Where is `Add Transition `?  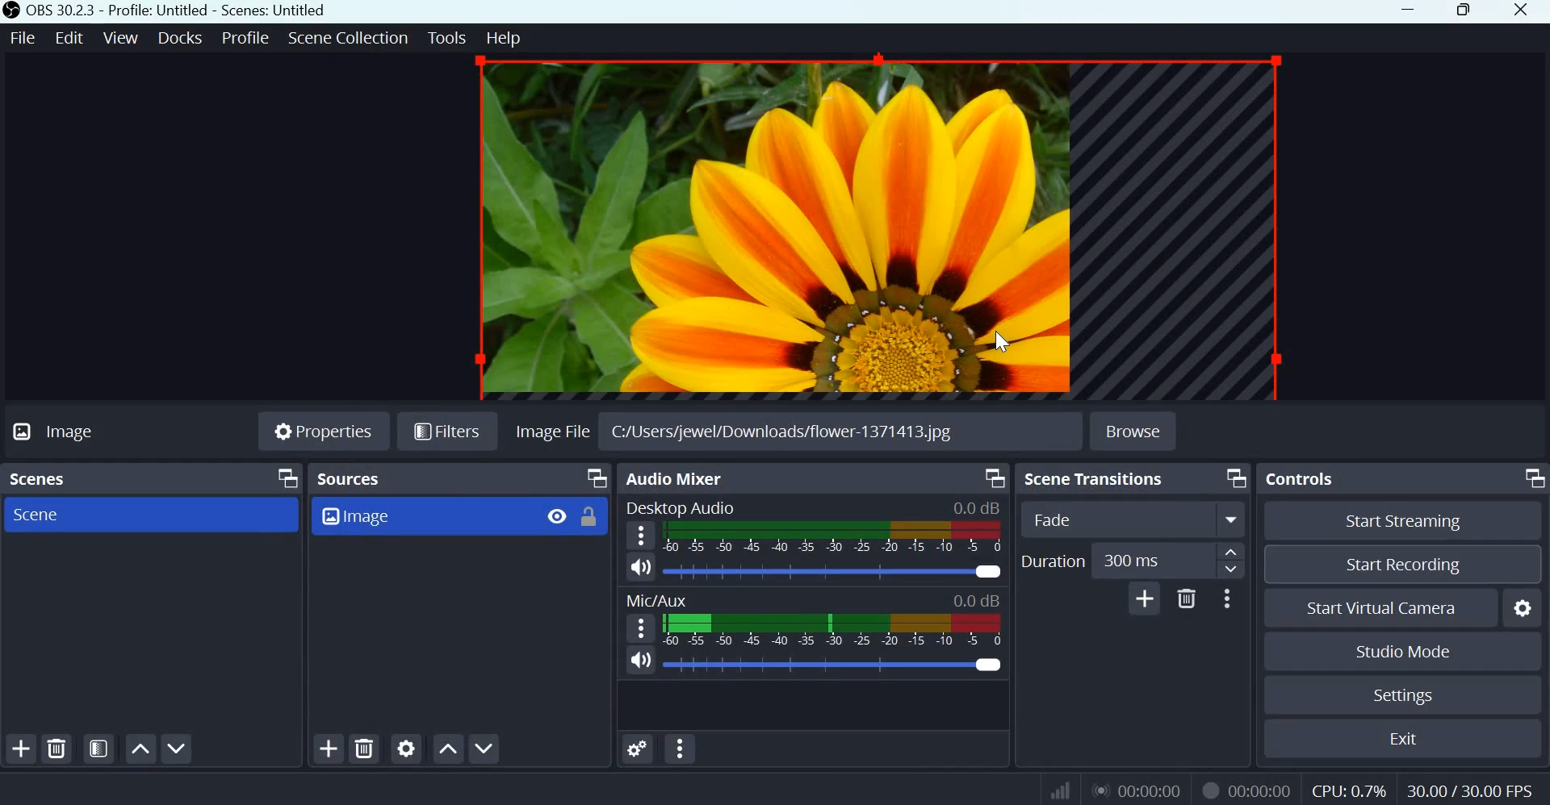 Add Transition  is located at coordinates (1146, 598).